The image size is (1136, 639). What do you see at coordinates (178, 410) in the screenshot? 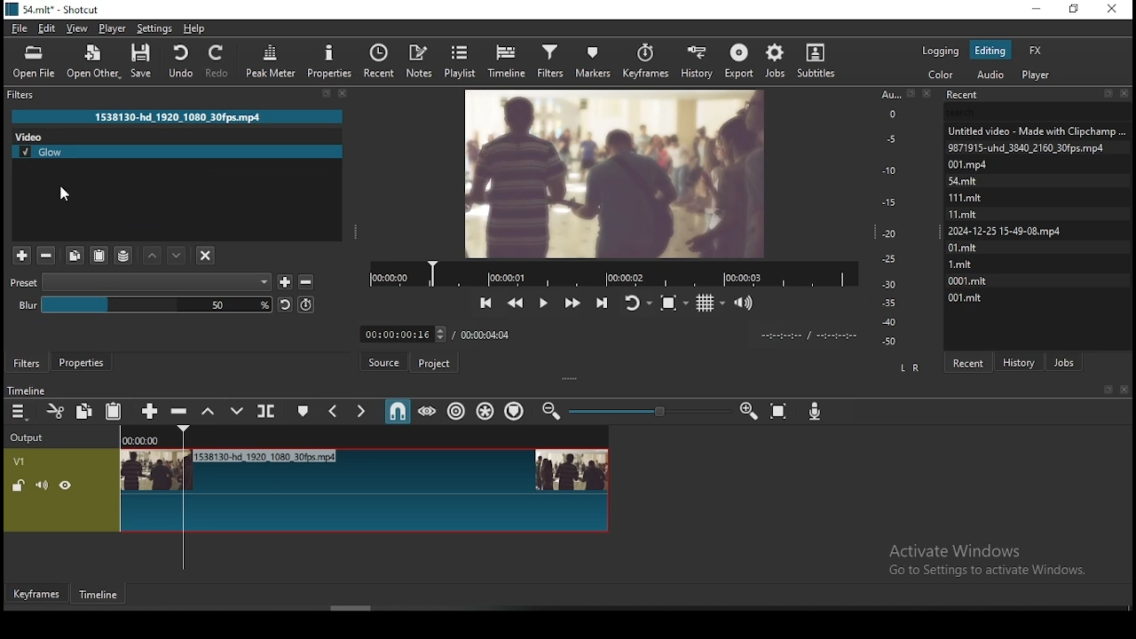
I see `ripple delete` at bounding box center [178, 410].